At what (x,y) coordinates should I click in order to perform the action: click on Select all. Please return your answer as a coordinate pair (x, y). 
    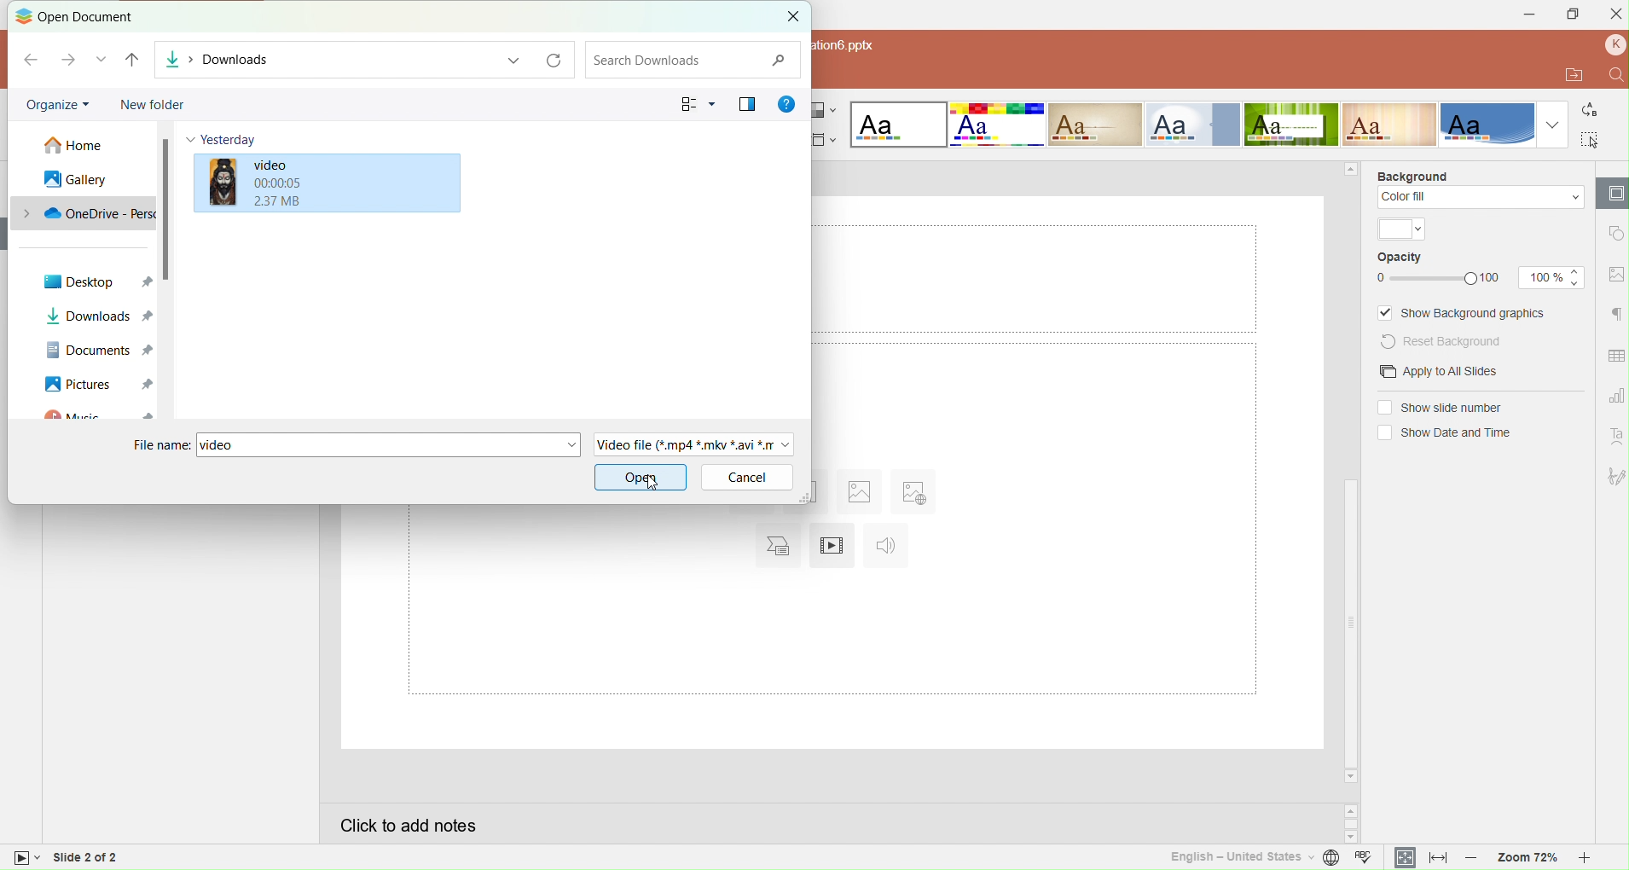
    Looking at the image, I should click on (1591, 137).